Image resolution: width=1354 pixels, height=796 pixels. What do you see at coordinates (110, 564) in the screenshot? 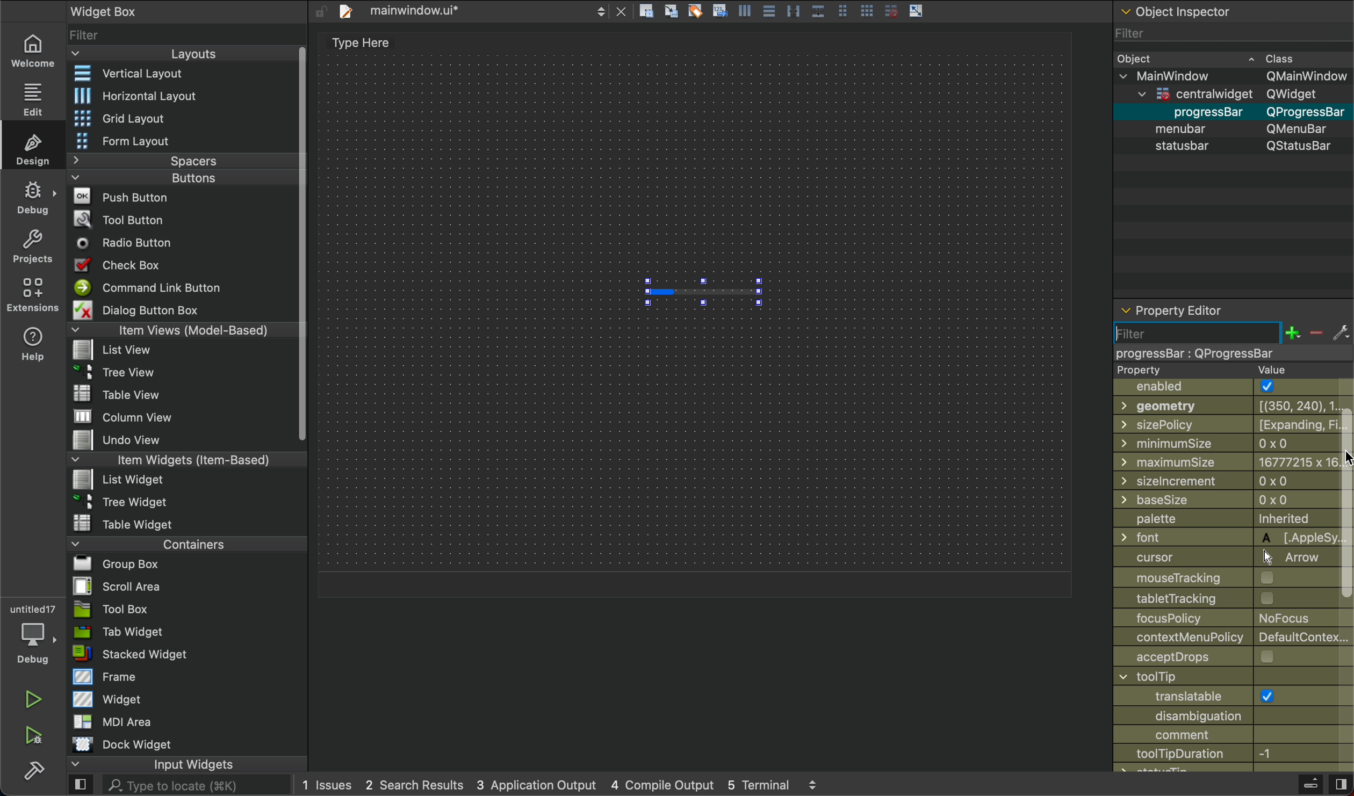
I see `File` at bounding box center [110, 564].